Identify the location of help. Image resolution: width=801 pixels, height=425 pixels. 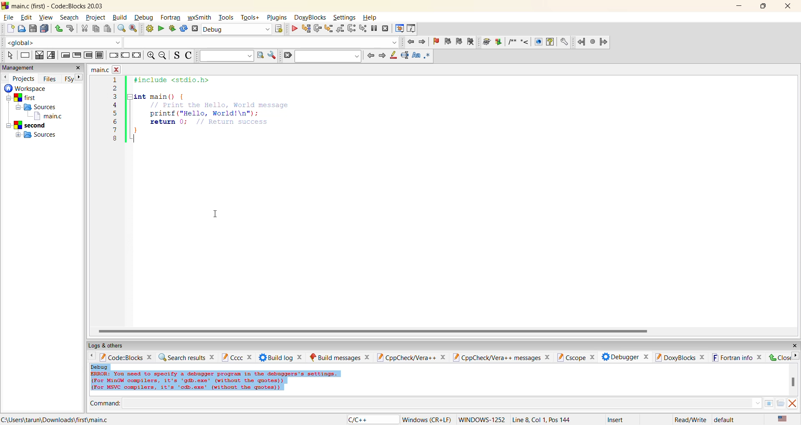
(550, 42).